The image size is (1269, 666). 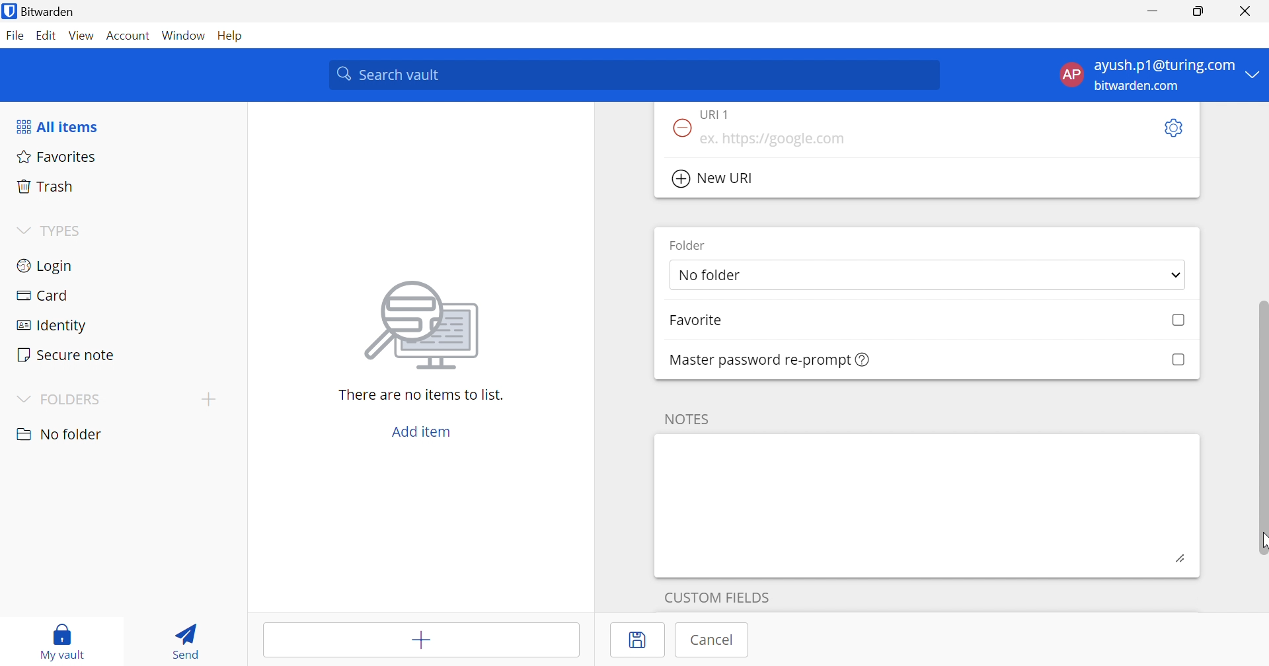 What do you see at coordinates (63, 635) in the screenshot?
I see `My vault` at bounding box center [63, 635].